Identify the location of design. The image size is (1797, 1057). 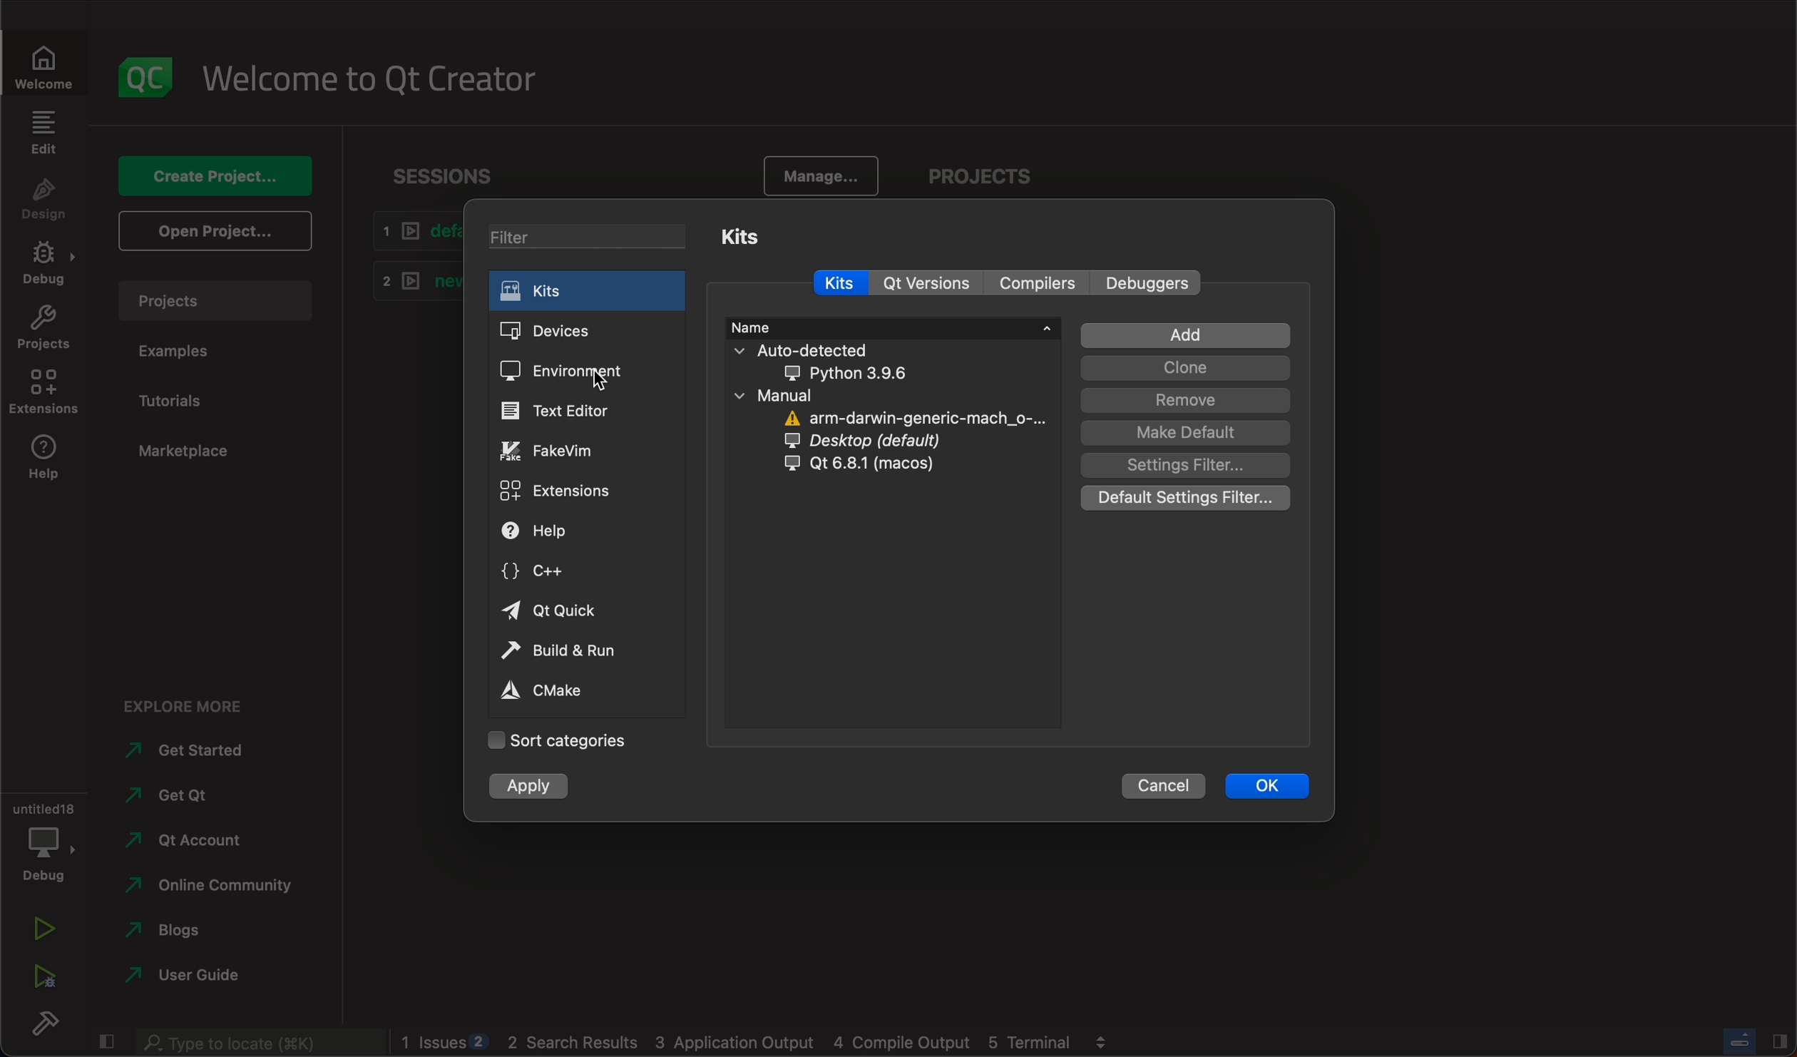
(44, 202).